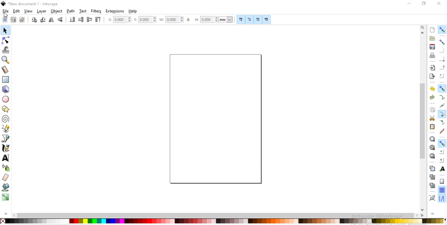  What do you see at coordinates (35, 20) in the screenshot?
I see `rotate 90 clockwise` at bounding box center [35, 20].